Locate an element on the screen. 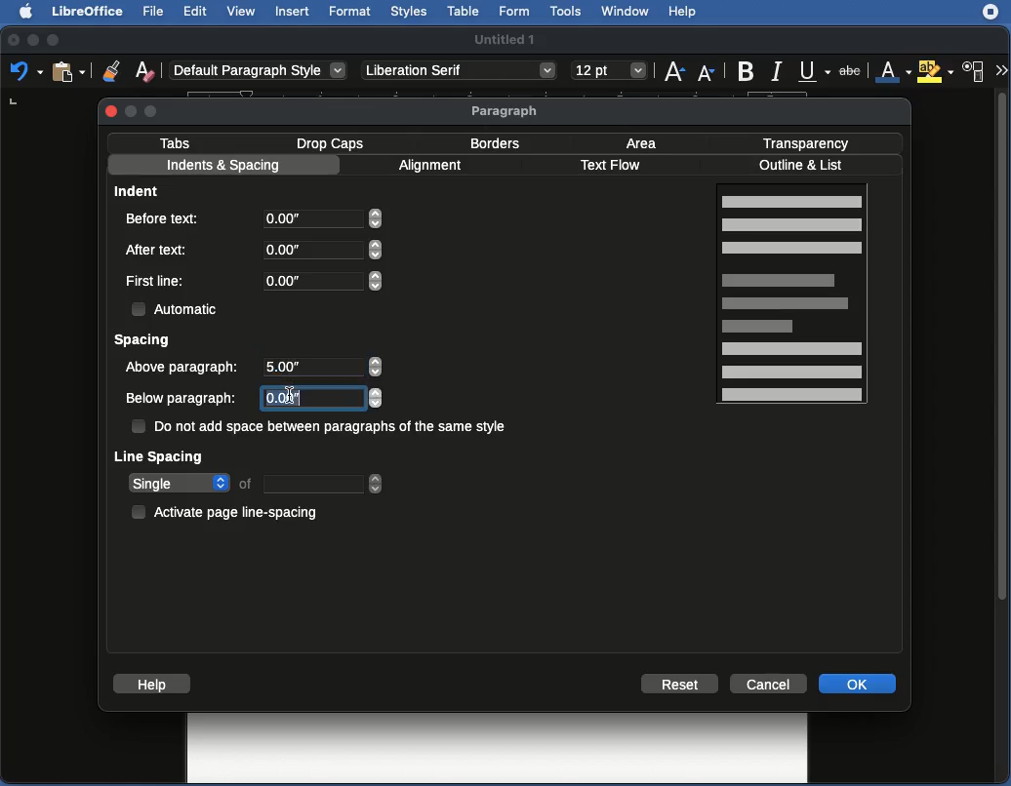 This screenshot has width=1011, height=786. Line spacing  is located at coordinates (160, 455).